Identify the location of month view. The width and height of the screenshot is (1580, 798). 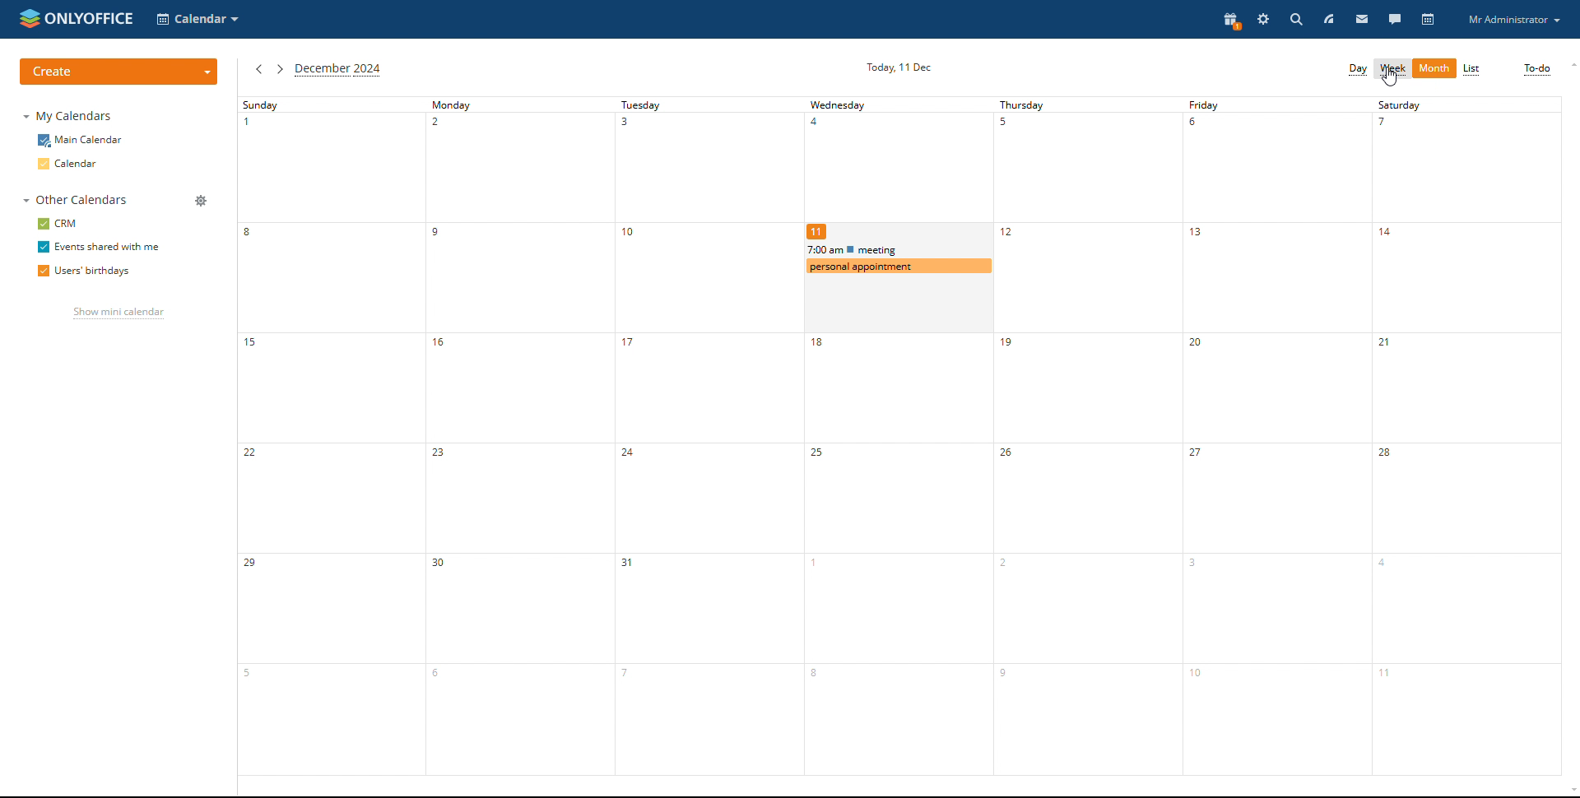
(1434, 70).